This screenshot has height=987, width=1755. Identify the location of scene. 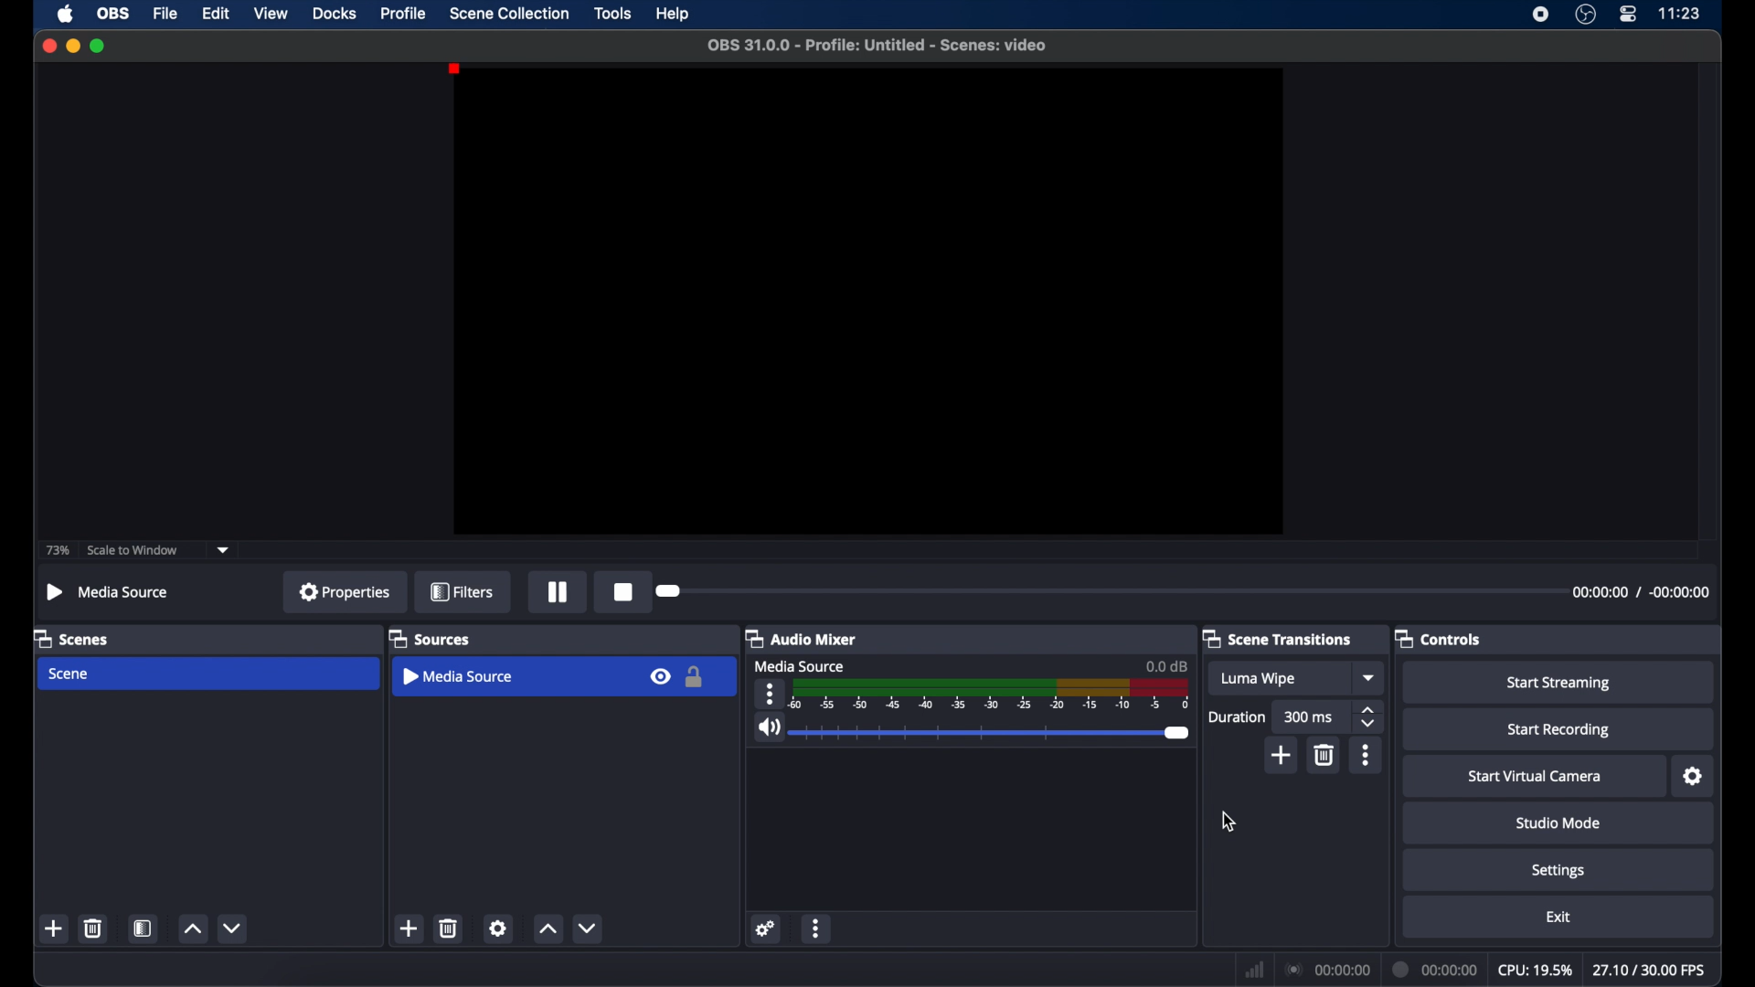
(68, 674).